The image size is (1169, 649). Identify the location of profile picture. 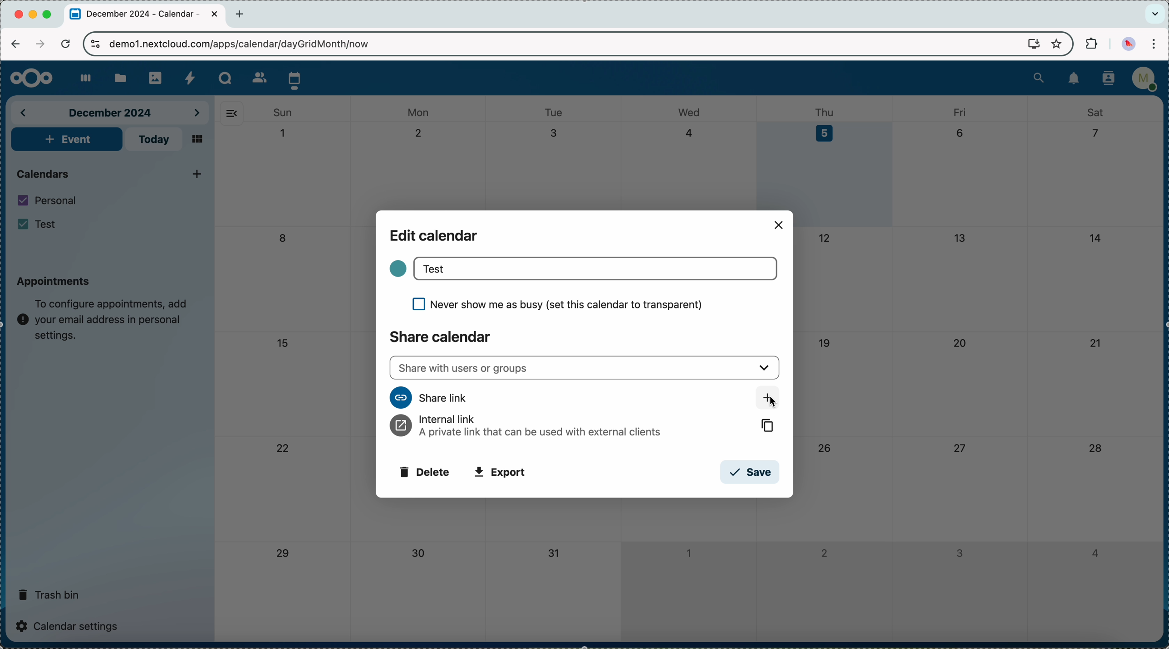
(1128, 44).